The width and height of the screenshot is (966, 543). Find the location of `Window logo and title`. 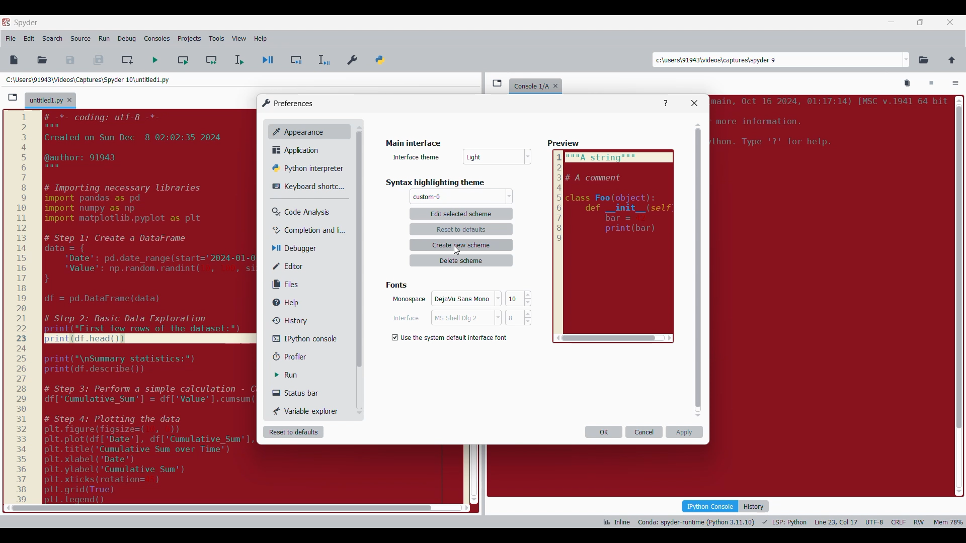

Window logo and title is located at coordinates (288, 103).